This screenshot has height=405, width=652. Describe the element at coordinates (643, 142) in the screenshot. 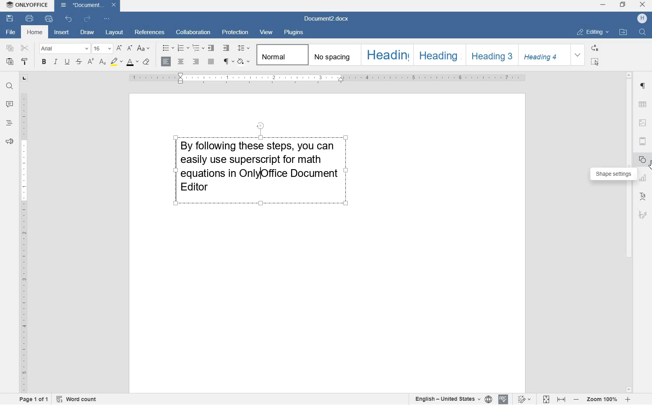

I see `headers & footers` at that location.